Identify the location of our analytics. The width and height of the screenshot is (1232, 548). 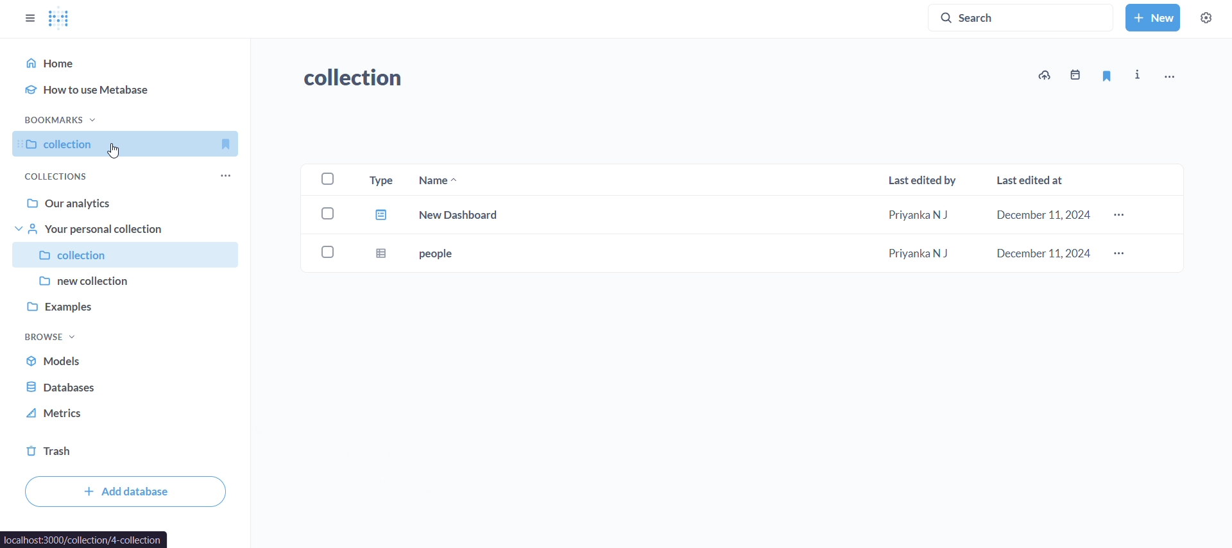
(128, 204).